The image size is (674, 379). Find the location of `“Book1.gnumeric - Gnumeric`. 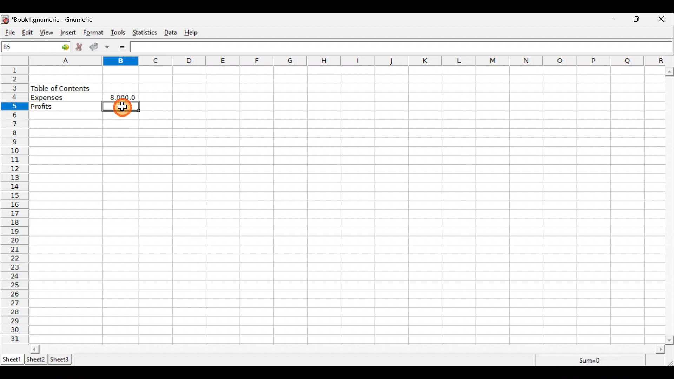

“Book1.gnumeric - Gnumeric is located at coordinates (56, 20).